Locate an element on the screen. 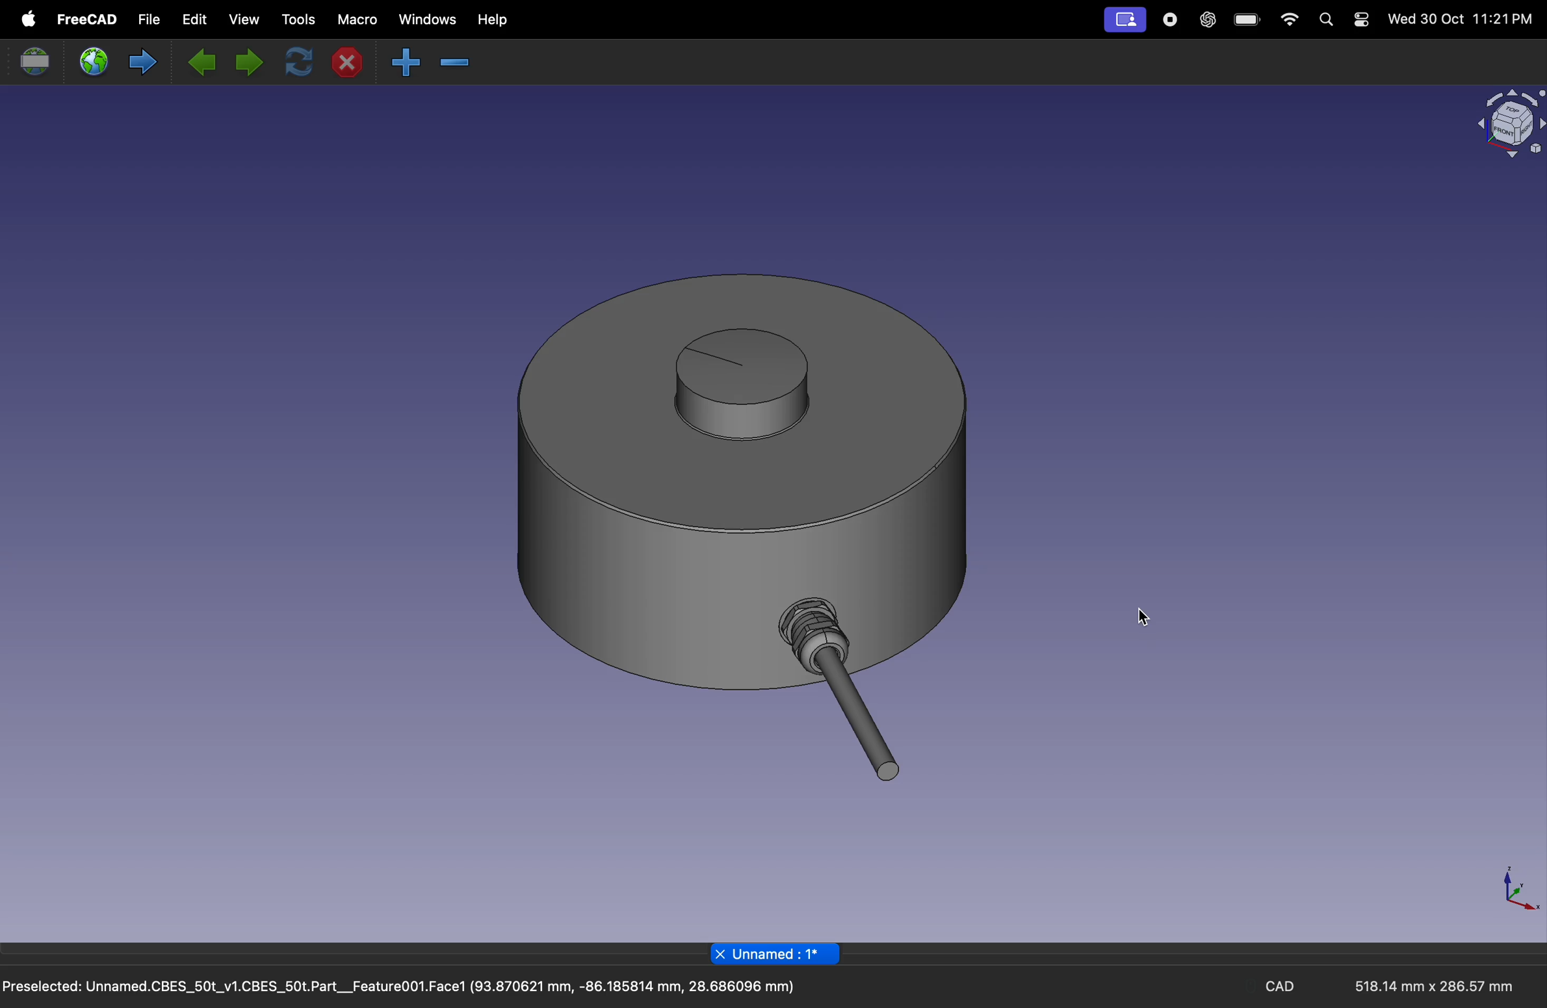 This screenshot has width=1547, height=1008. next page is located at coordinates (243, 58).